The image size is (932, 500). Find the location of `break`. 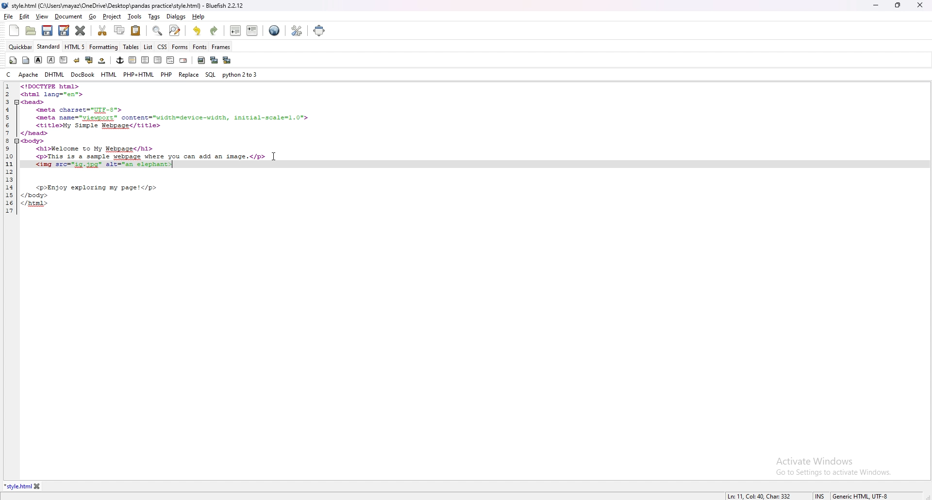

break is located at coordinates (77, 61).